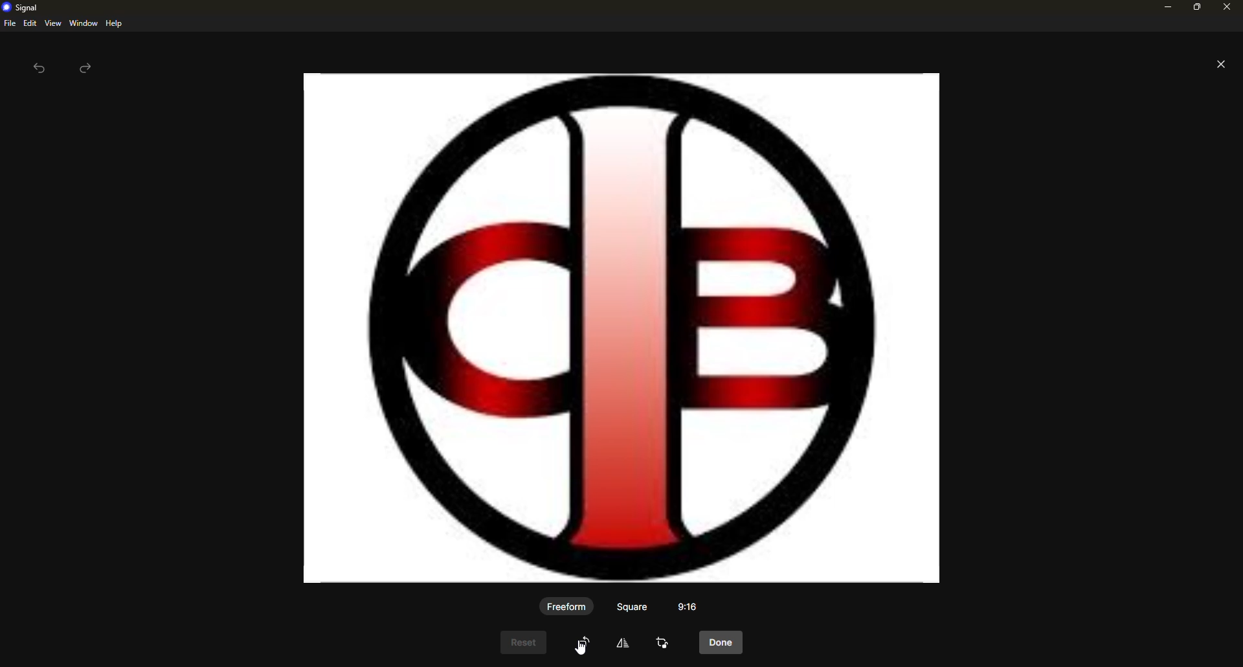 The width and height of the screenshot is (1243, 667). What do you see at coordinates (1228, 6) in the screenshot?
I see `close` at bounding box center [1228, 6].